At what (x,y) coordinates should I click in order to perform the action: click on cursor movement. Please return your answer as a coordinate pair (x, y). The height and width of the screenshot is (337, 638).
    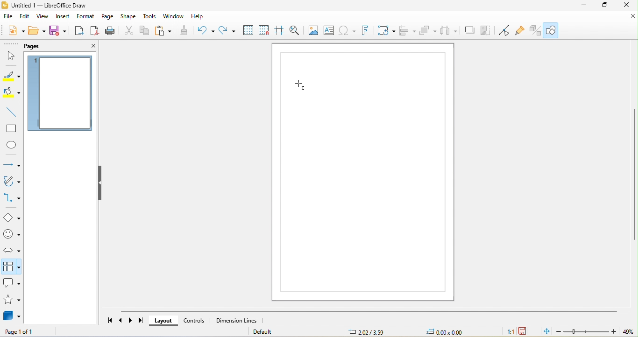
    Looking at the image, I should click on (300, 84).